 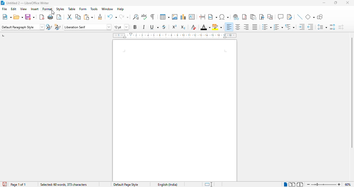 I want to click on font size, so click(x=121, y=27).